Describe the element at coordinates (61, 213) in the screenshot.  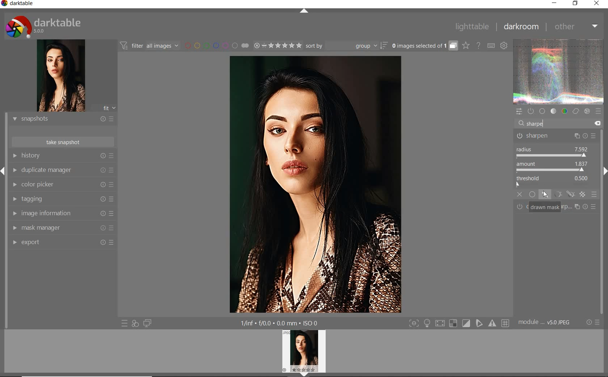
I see `IMAGE INFORMATION` at that location.